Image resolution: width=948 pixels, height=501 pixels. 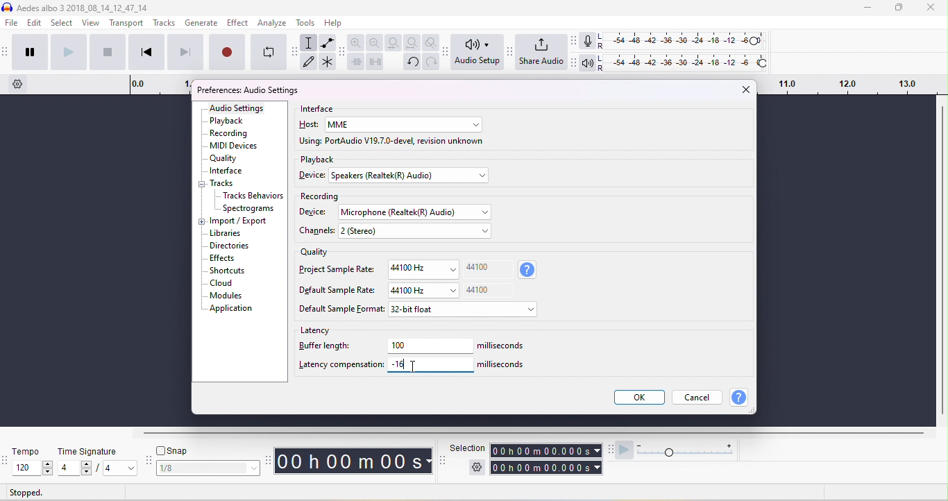 What do you see at coordinates (107, 51) in the screenshot?
I see `stop` at bounding box center [107, 51].